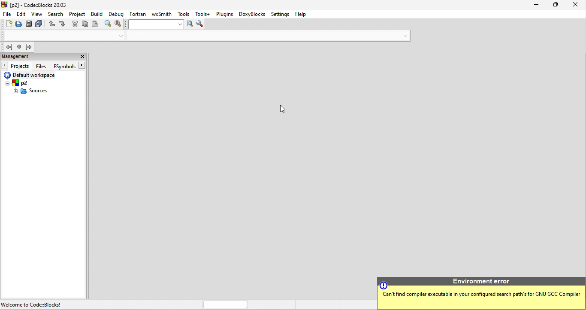  What do you see at coordinates (38, 15) in the screenshot?
I see `view` at bounding box center [38, 15].